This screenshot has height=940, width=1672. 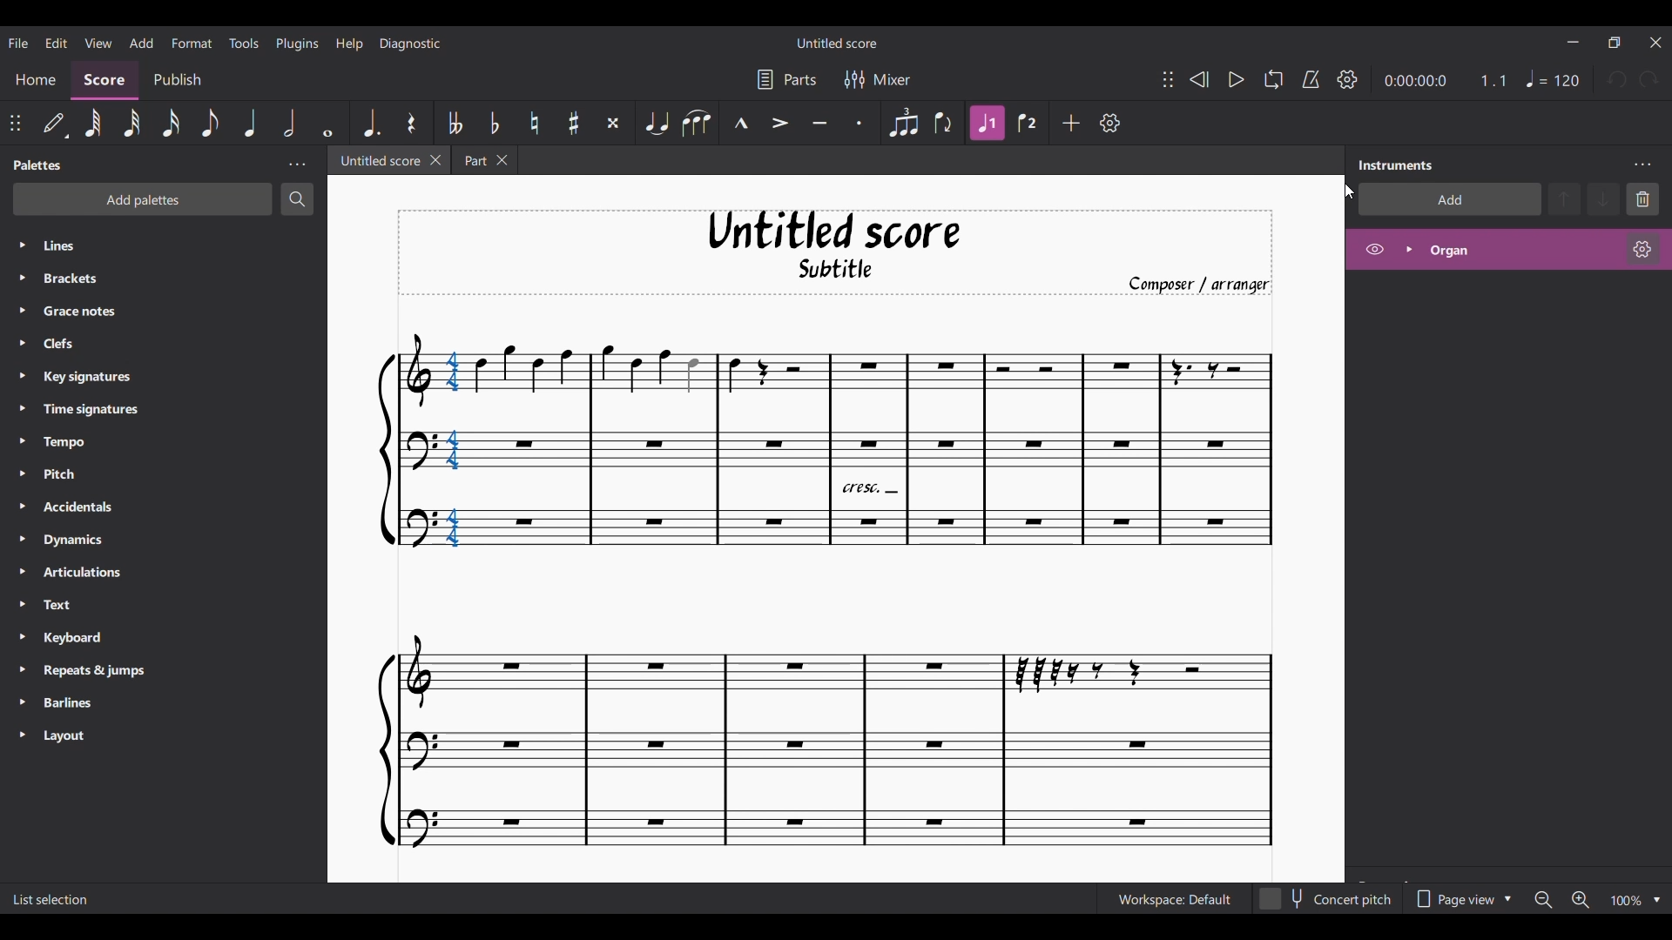 I want to click on Mixer settings, so click(x=877, y=79).